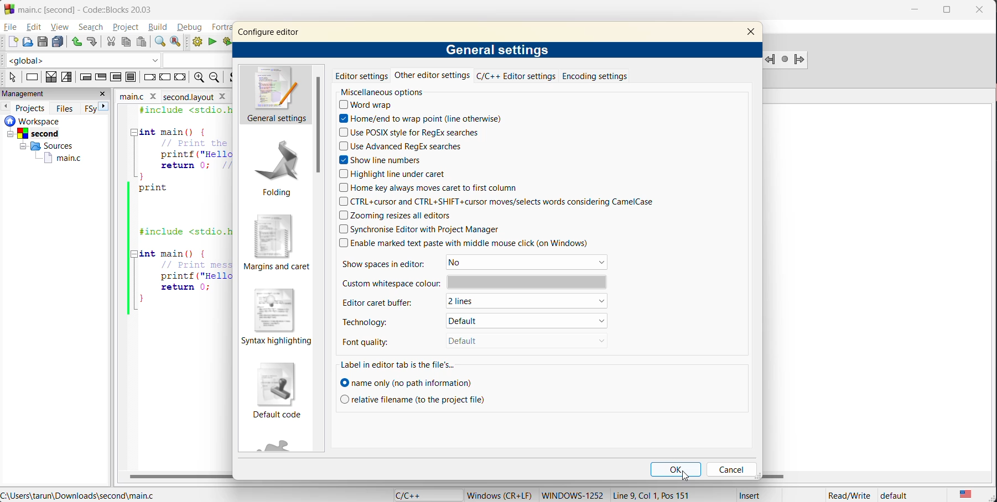  What do you see at coordinates (507, 202) in the screenshot?
I see `ctrl+cursor and ctrl+shift+cursor moves/selects words considering CamelCase` at bounding box center [507, 202].